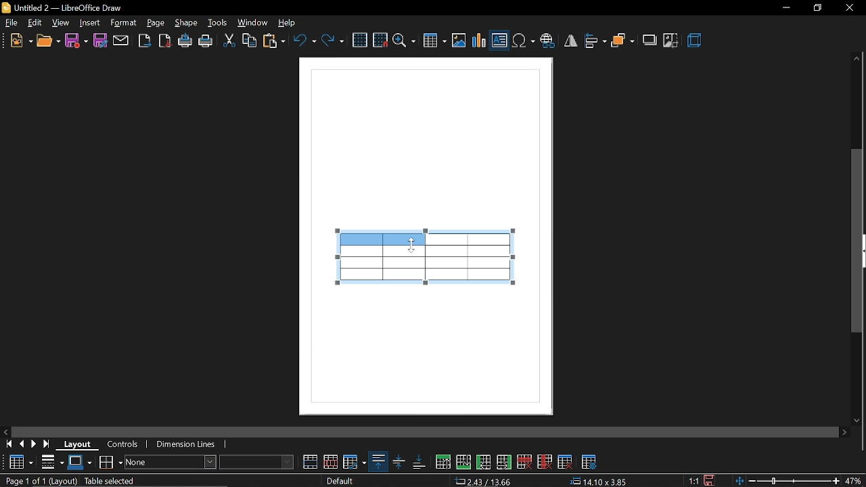  What do you see at coordinates (121, 41) in the screenshot?
I see `attach` at bounding box center [121, 41].